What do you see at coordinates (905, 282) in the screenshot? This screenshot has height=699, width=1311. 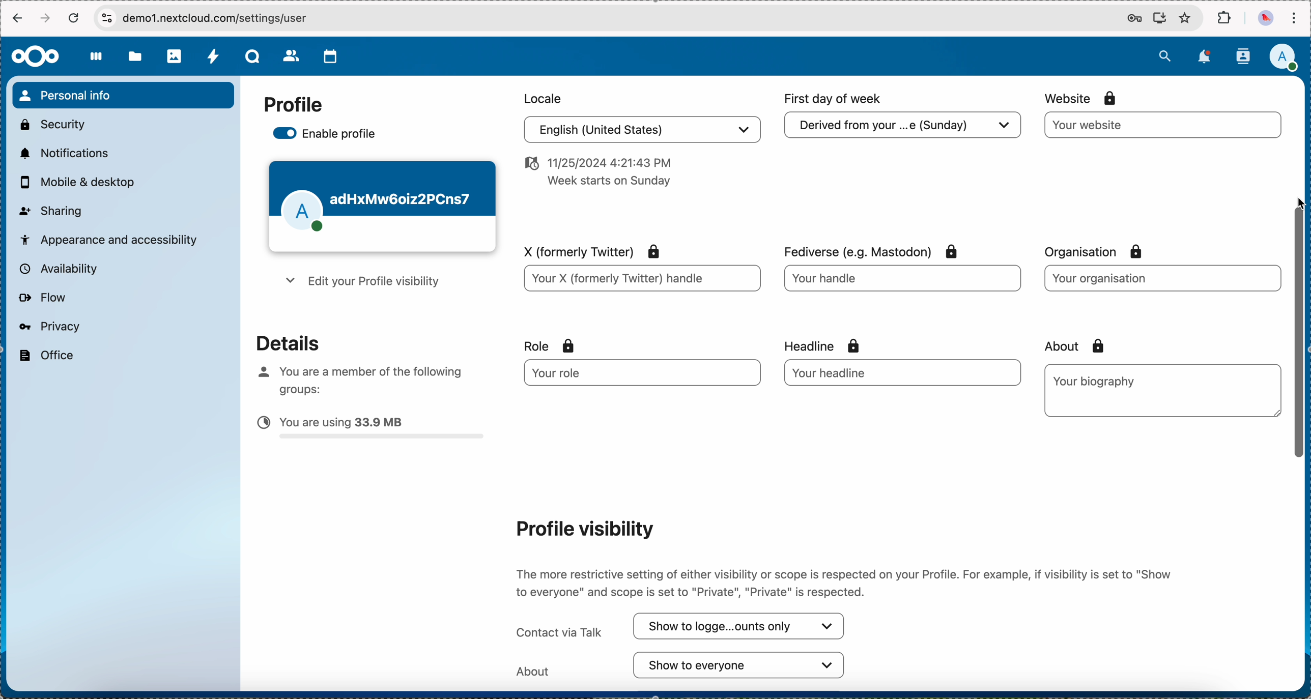 I see `your handle` at bounding box center [905, 282].